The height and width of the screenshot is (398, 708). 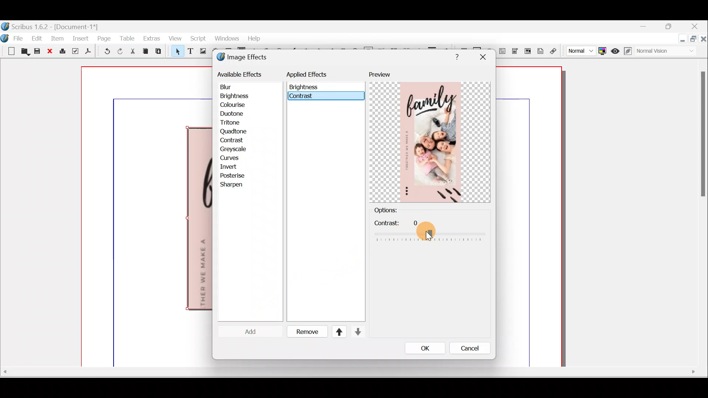 I want to click on Invert, so click(x=235, y=167).